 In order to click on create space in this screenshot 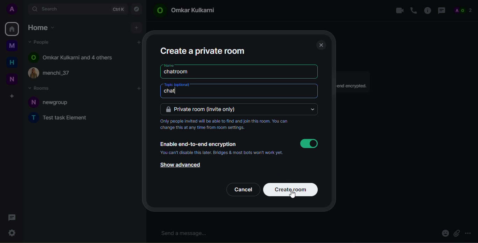, I will do `click(12, 96)`.